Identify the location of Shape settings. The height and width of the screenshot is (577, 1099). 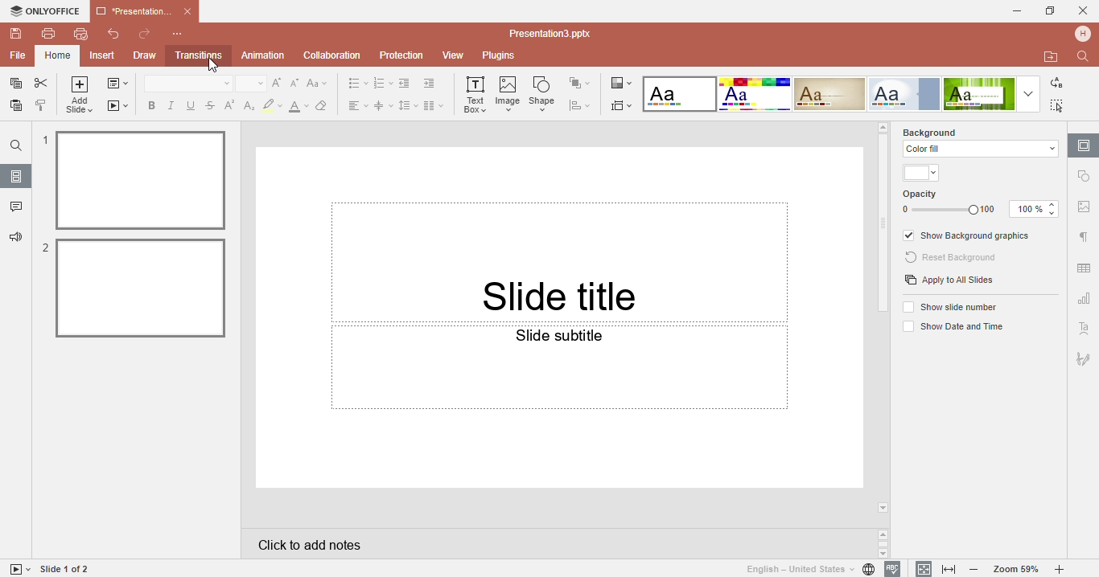
(1085, 176).